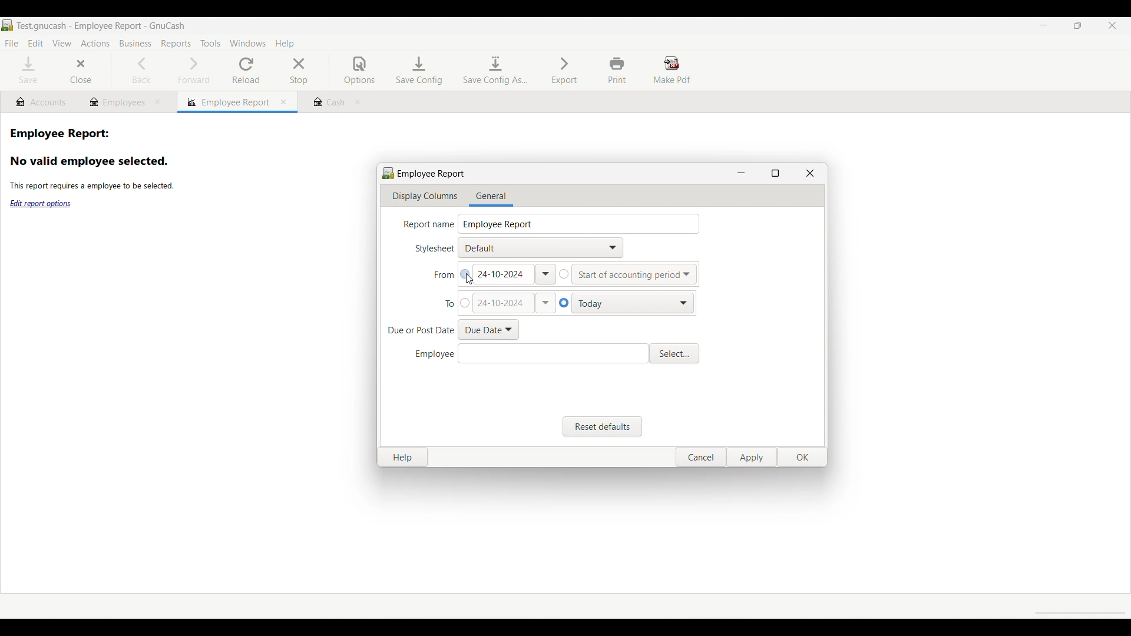 This screenshot has width=1131, height=636. Describe the element at coordinates (701, 457) in the screenshot. I see `Cancel saving changes` at that location.